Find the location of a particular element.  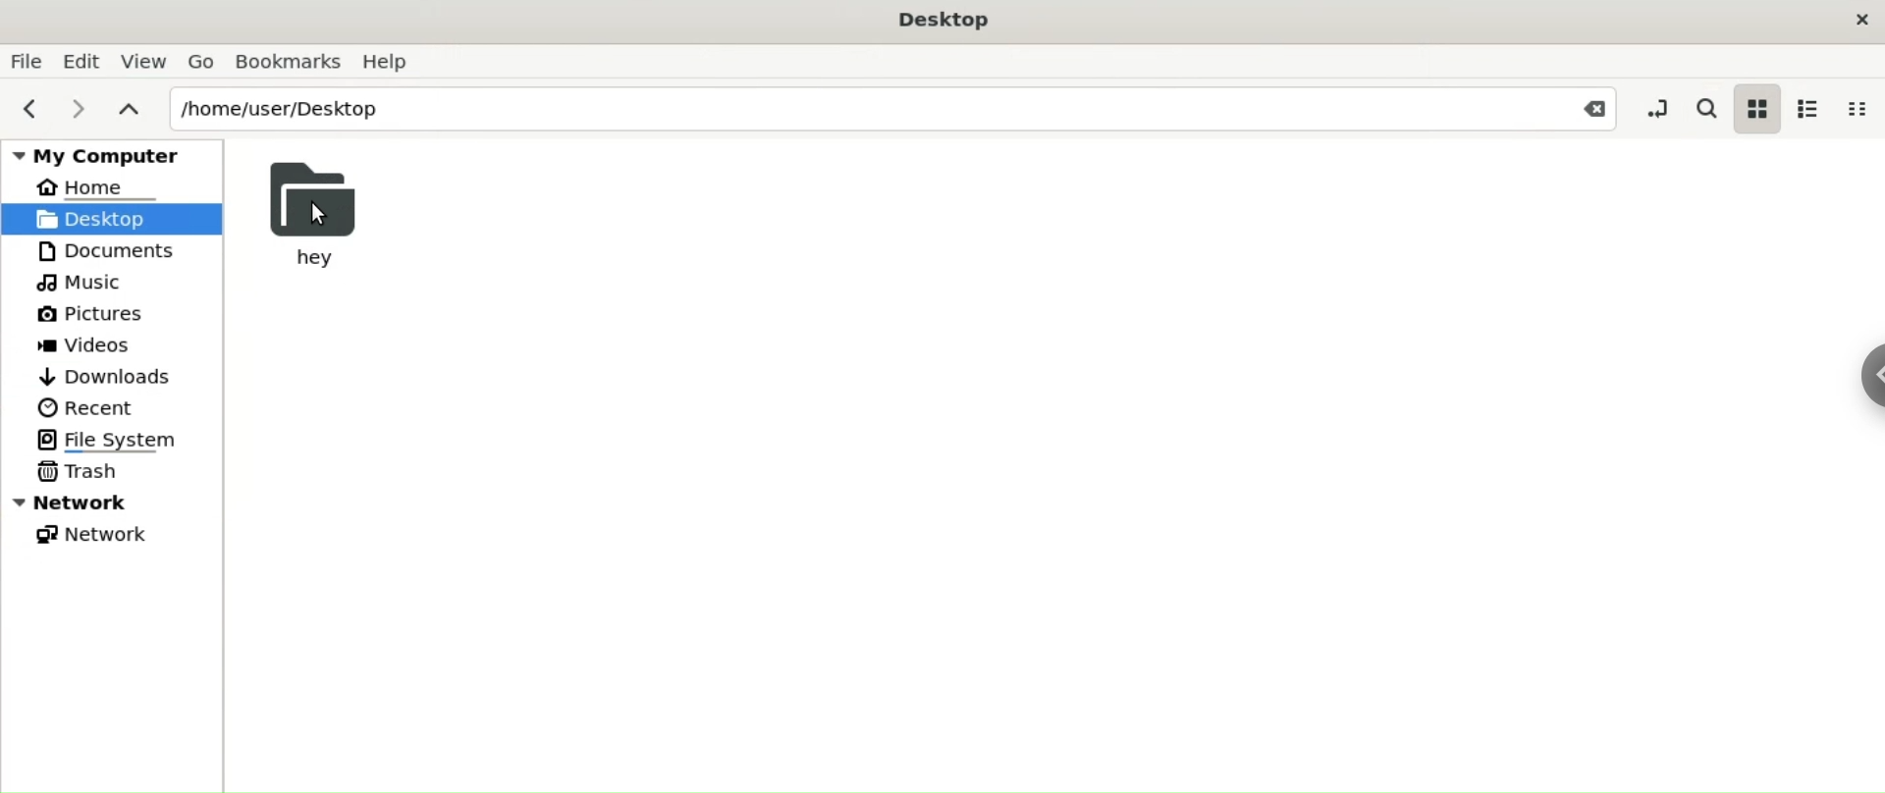

parent folders is located at coordinates (132, 108).